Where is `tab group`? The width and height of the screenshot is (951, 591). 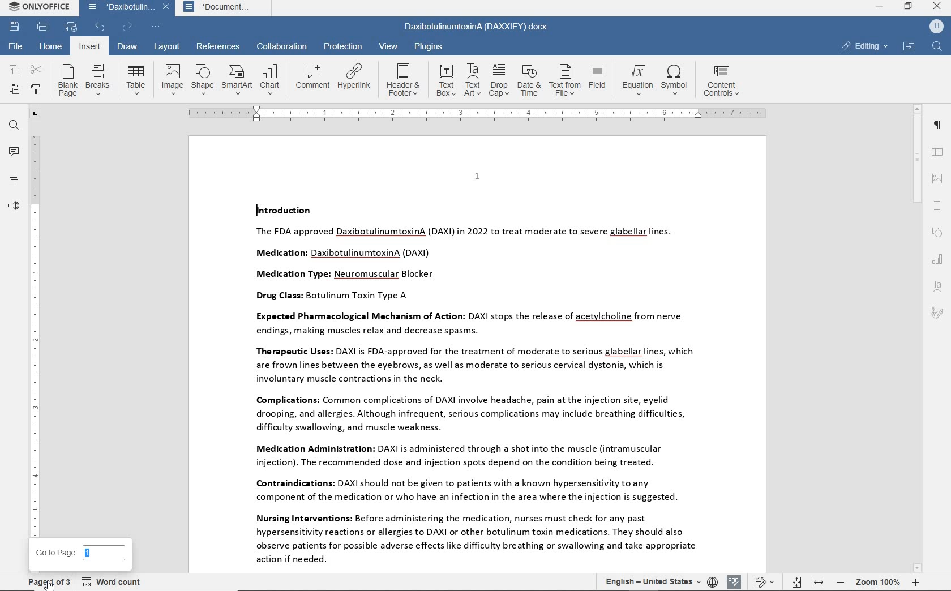 tab group is located at coordinates (35, 114).